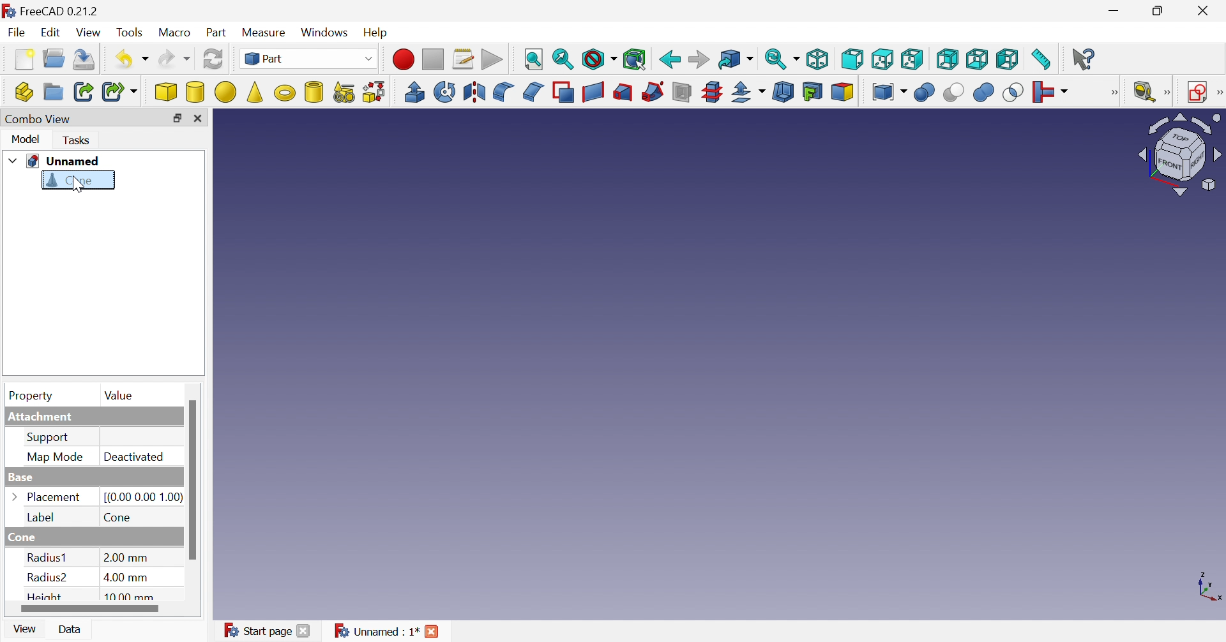  What do you see at coordinates (492, 59) in the screenshot?
I see `Execute macro` at bounding box center [492, 59].